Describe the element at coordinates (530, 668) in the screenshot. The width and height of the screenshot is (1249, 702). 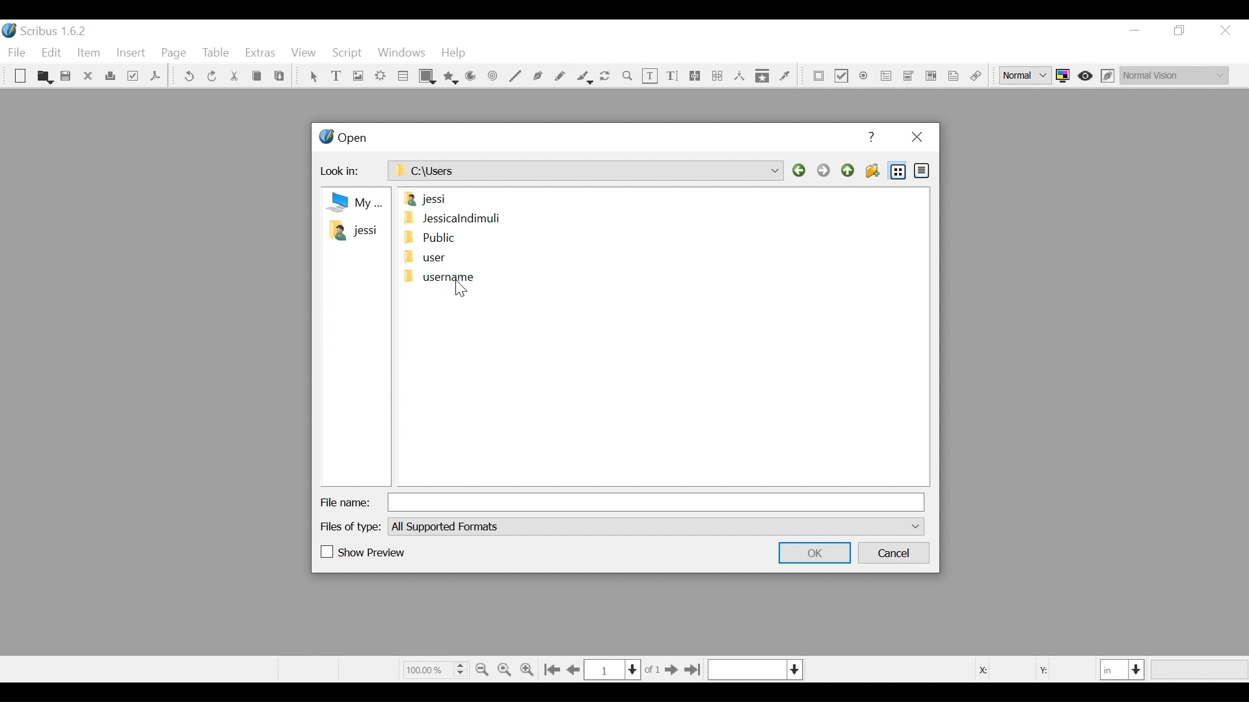
I see `Zoom in` at that location.